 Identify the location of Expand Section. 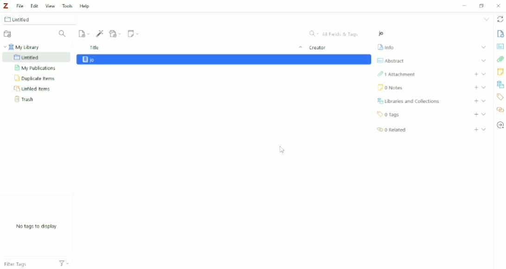
(484, 61).